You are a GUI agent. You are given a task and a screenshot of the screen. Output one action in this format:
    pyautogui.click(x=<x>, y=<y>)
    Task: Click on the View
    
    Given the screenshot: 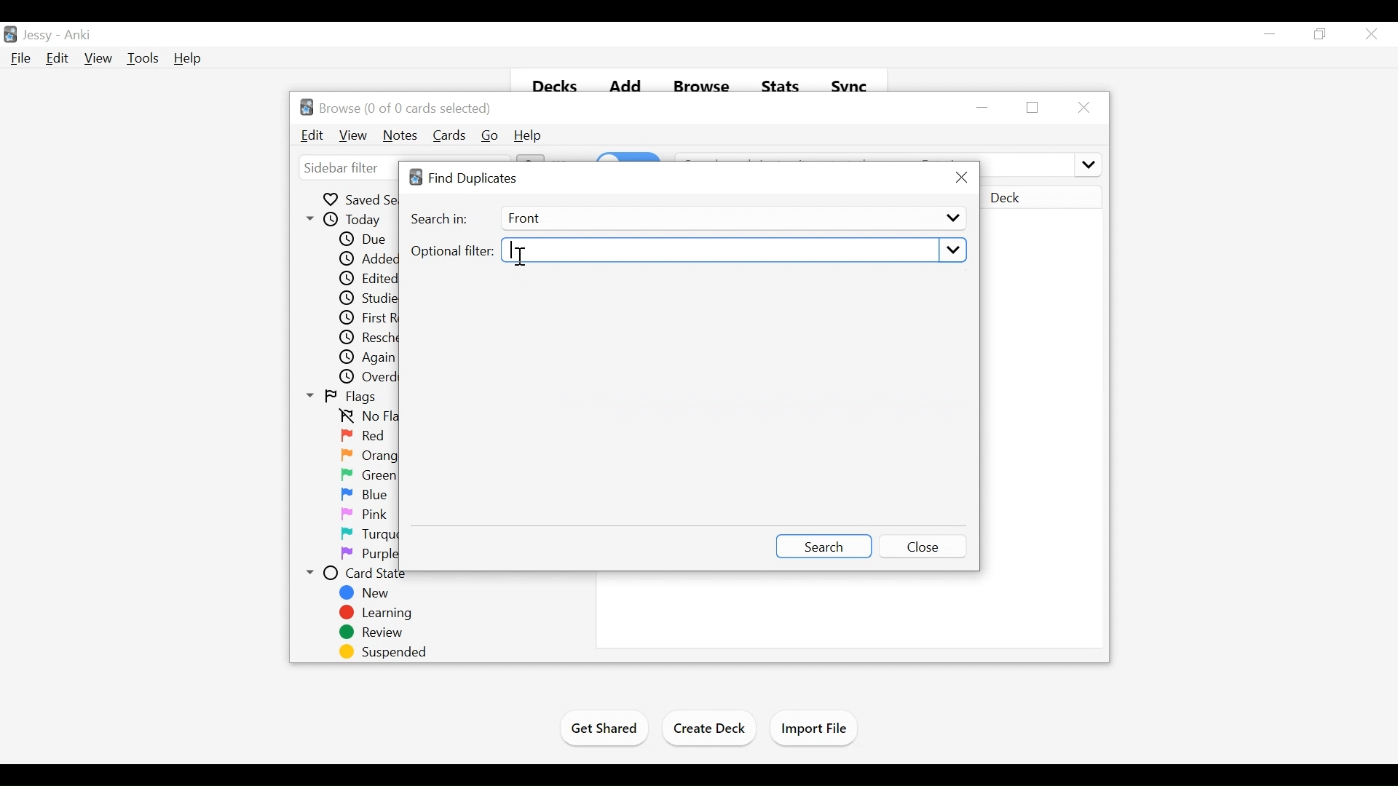 What is the action you would take?
    pyautogui.click(x=98, y=58)
    